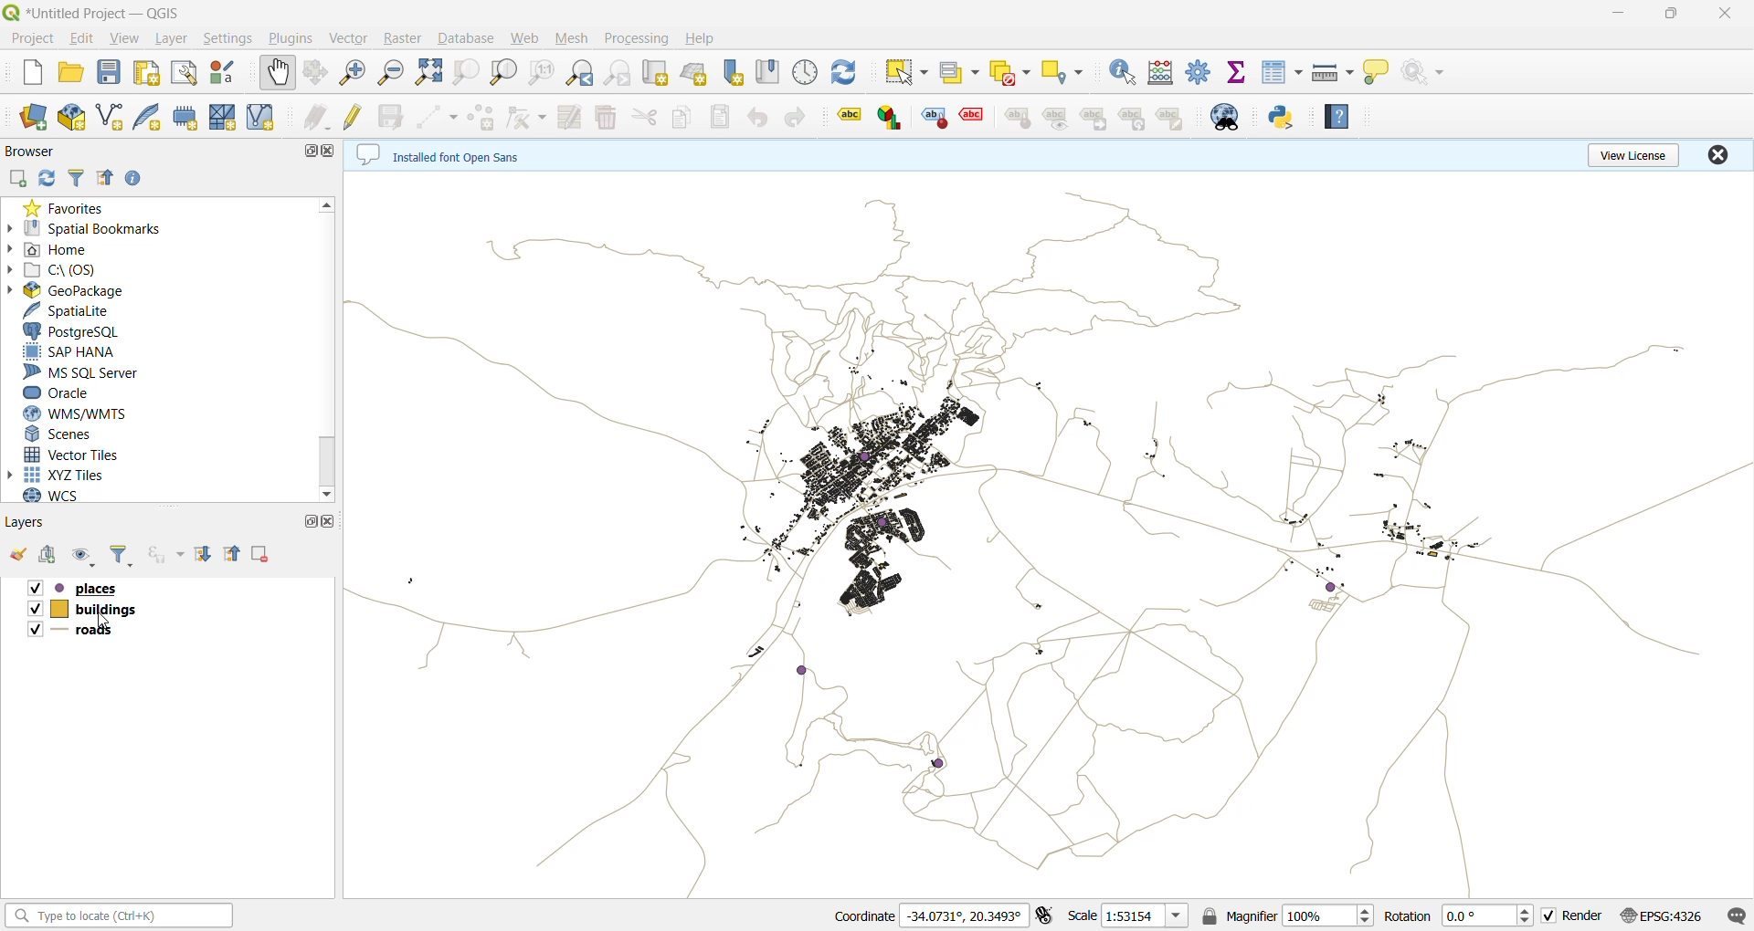  Describe the element at coordinates (658, 73) in the screenshot. I see `new map view` at that location.